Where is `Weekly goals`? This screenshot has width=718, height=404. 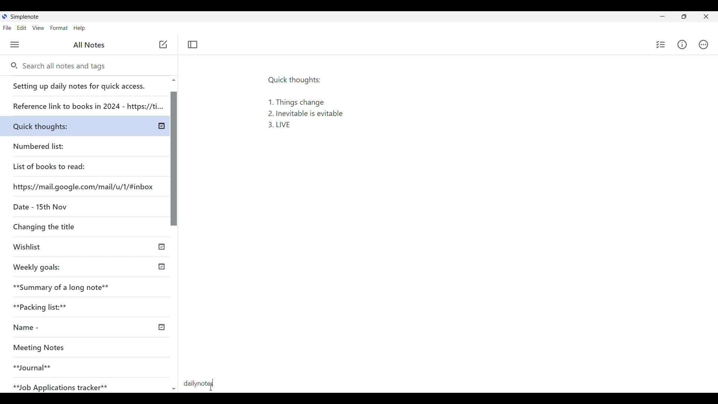 Weekly goals is located at coordinates (37, 266).